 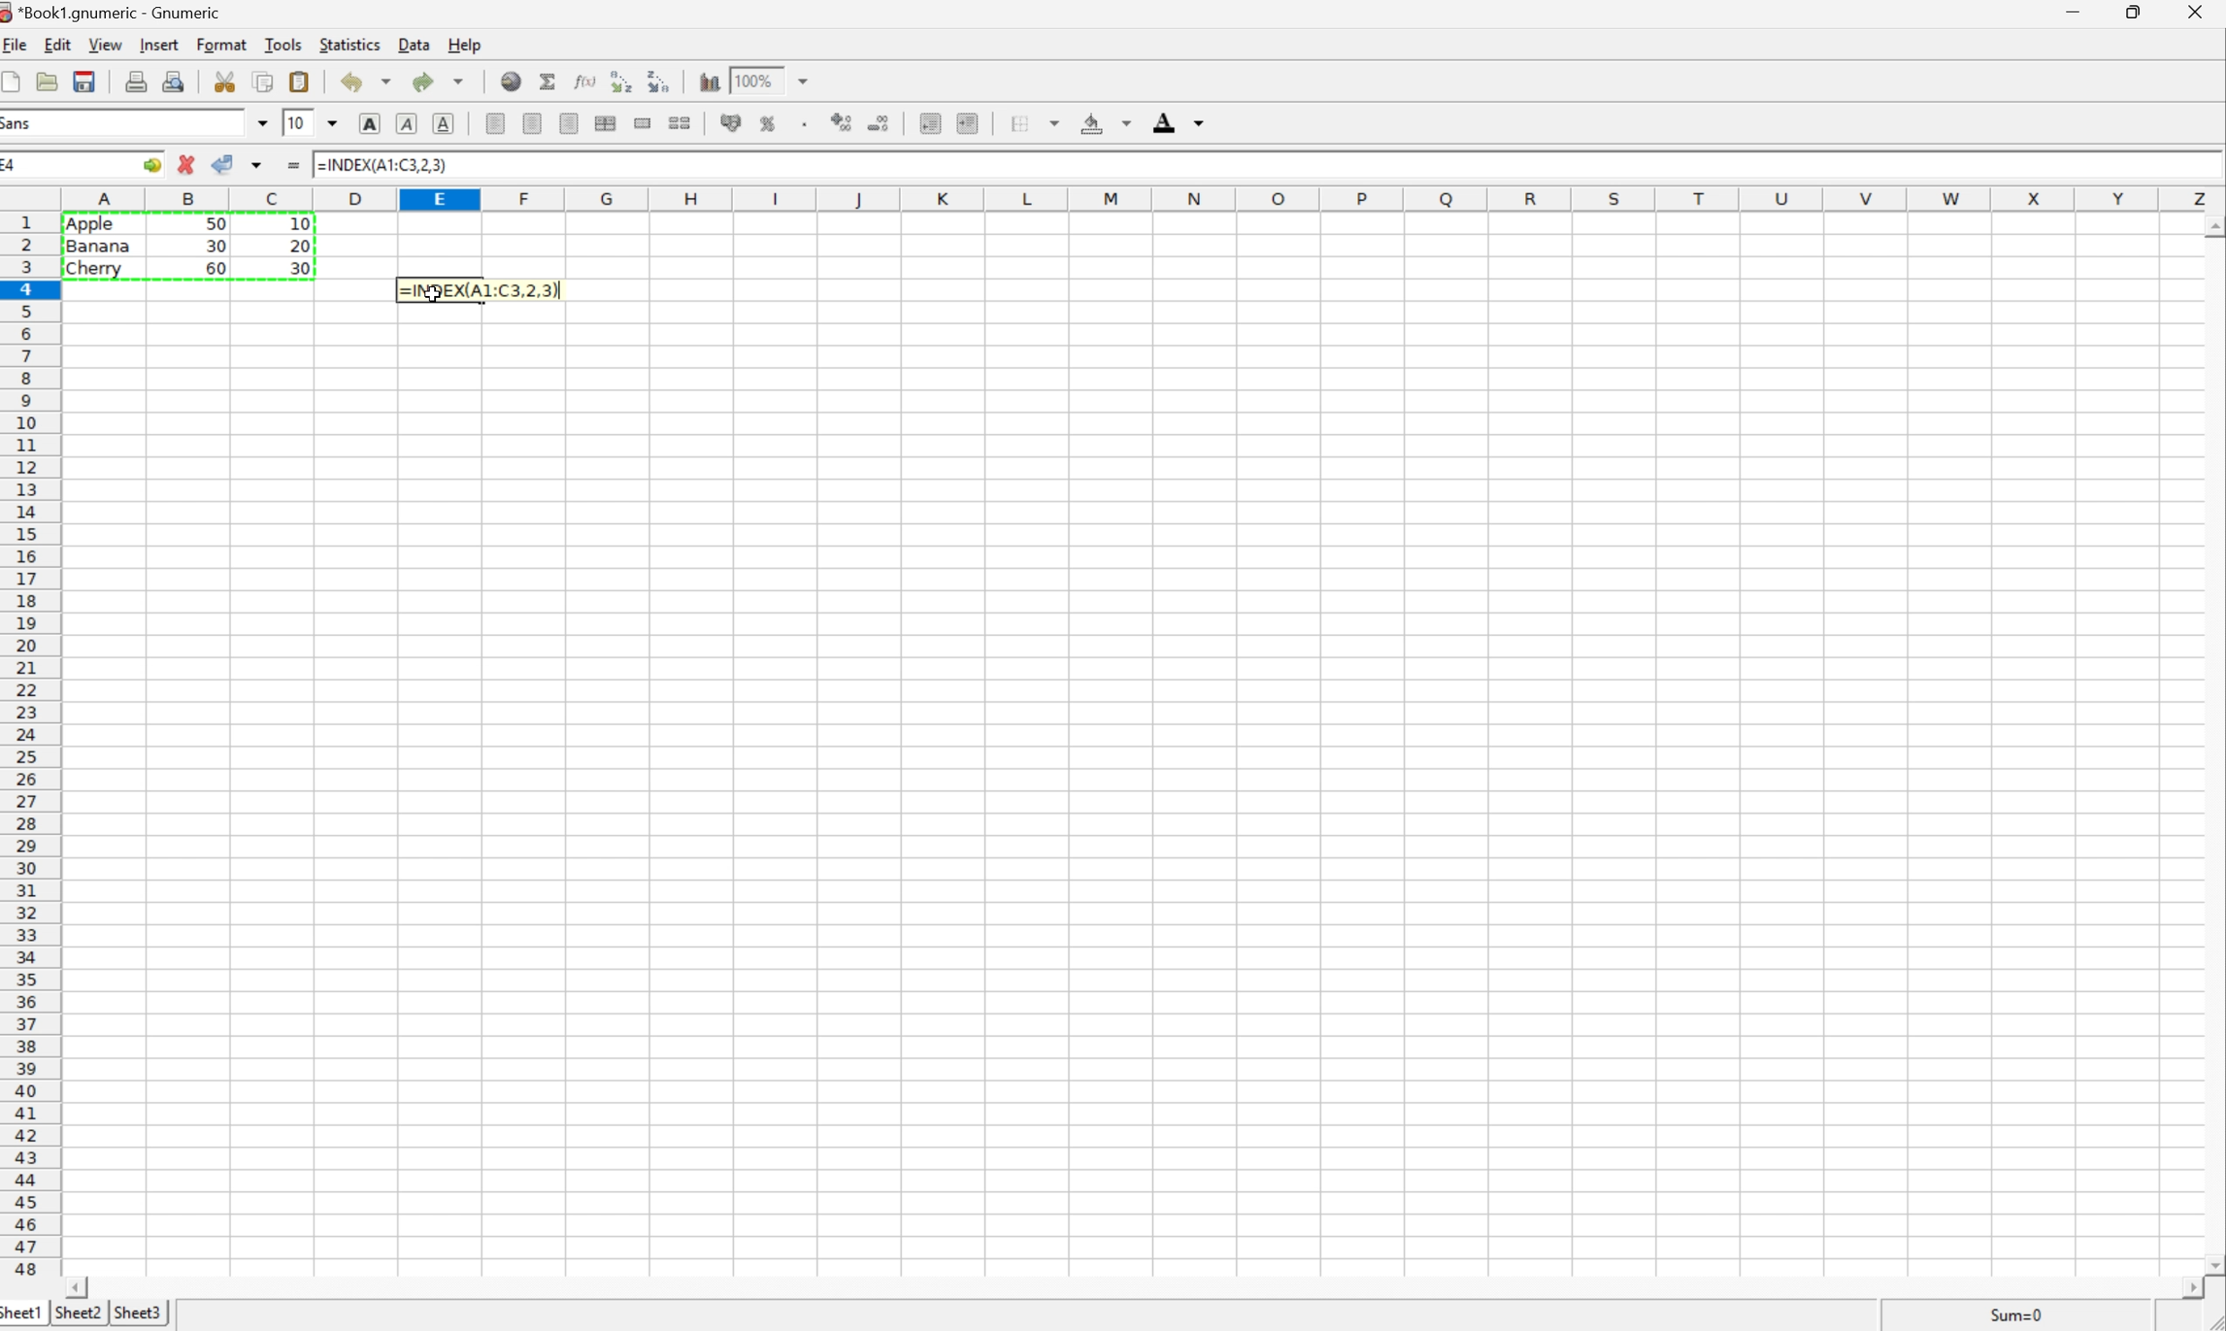 I want to click on sheet2, so click(x=78, y=1312).